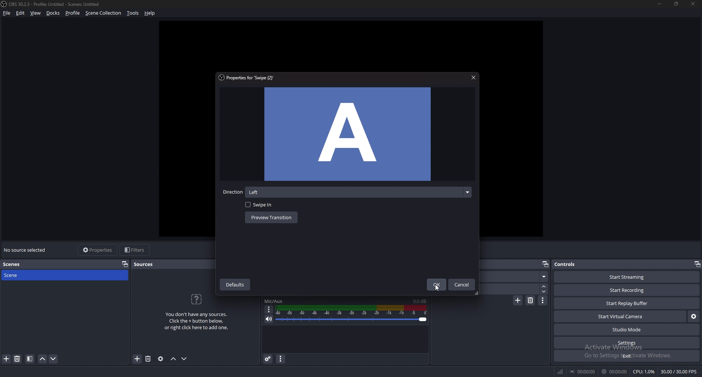 The image size is (702, 377). What do you see at coordinates (6, 359) in the screenshot?
I see `add scene` at bounding box center [6, 359].